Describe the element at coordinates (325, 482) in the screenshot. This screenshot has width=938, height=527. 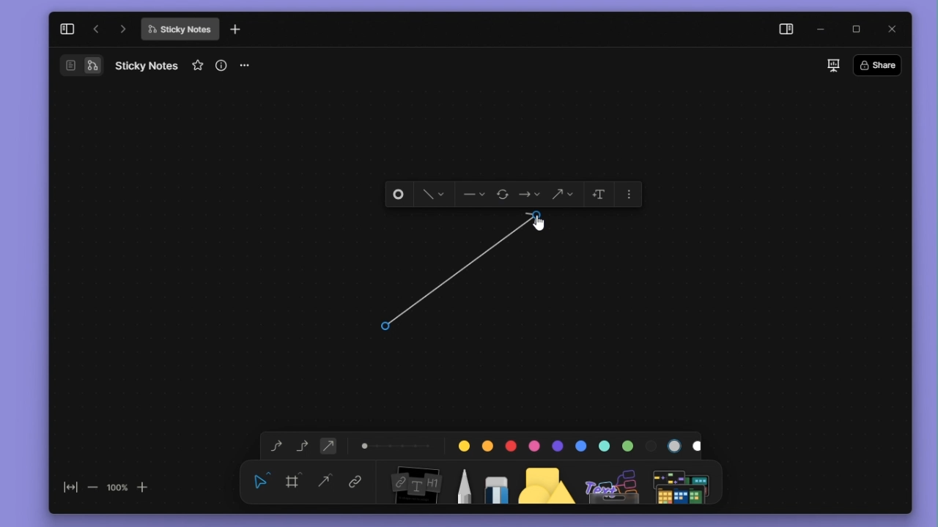
I see `straight` at that location.